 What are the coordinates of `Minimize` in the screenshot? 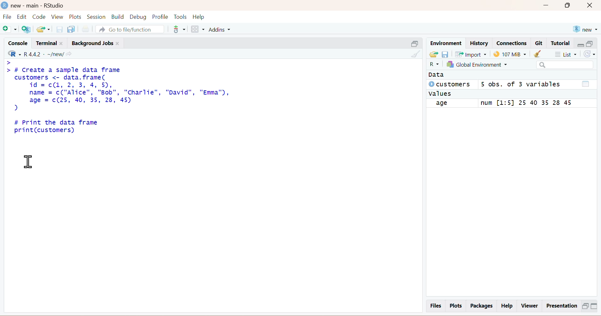 It's located at (547, 7).